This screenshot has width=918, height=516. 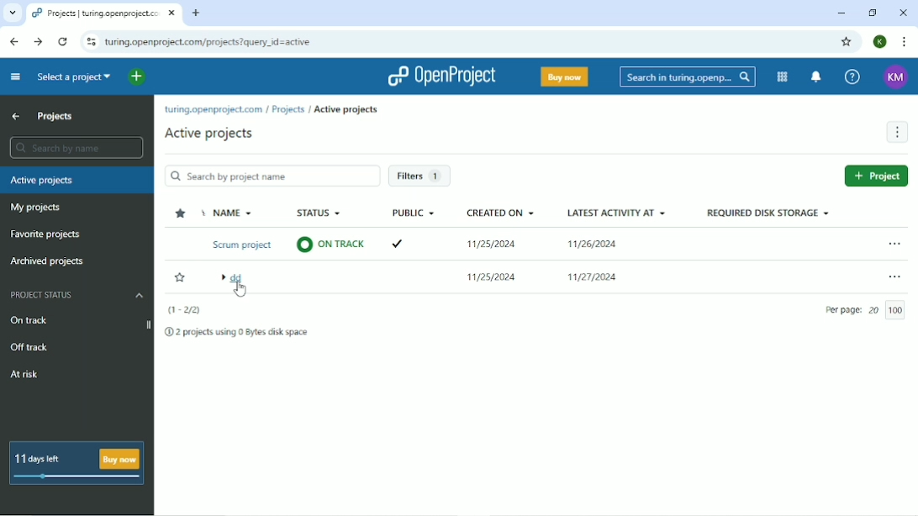 I want to click on 2 projects using 0 bytes disk space, so click(x=239, y=334).